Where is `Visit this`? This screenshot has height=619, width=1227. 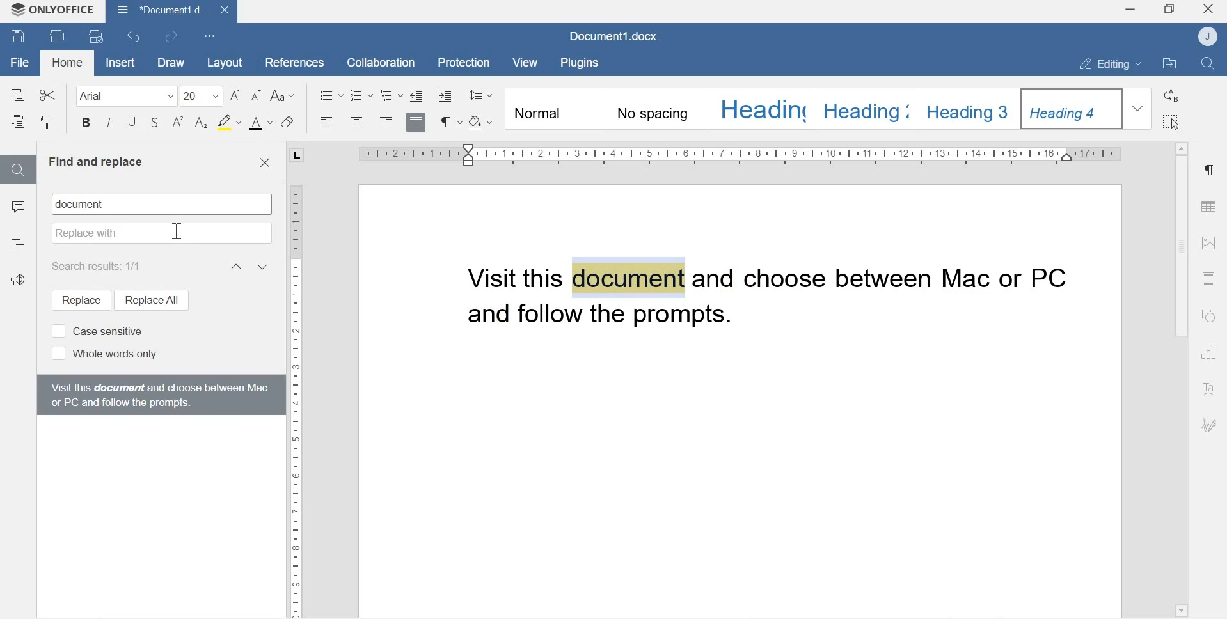
Visit this is located at coordinates (517, 278).